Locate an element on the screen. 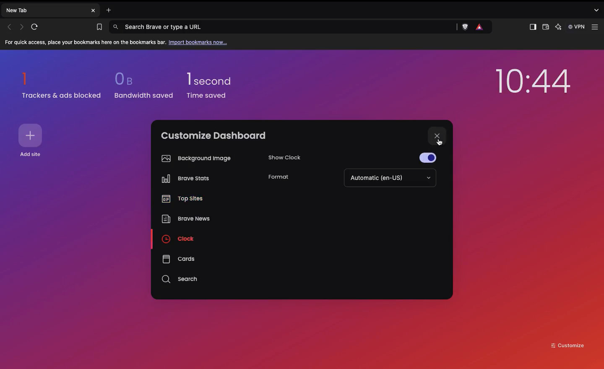 This screenshot has width=604, height=369. Sidebar is located at coordinates (532, 27).